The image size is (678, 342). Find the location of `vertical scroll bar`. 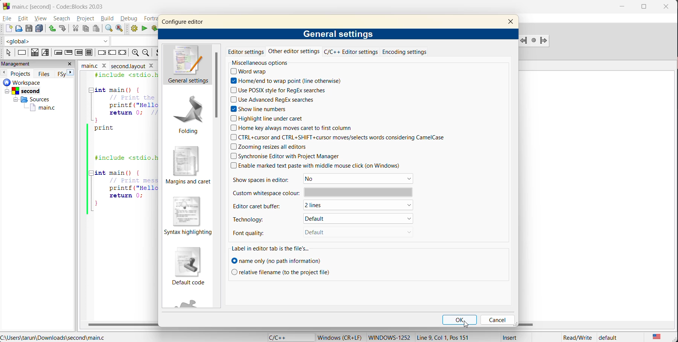

vertical scroll bar is located at coordinates (216, 85).